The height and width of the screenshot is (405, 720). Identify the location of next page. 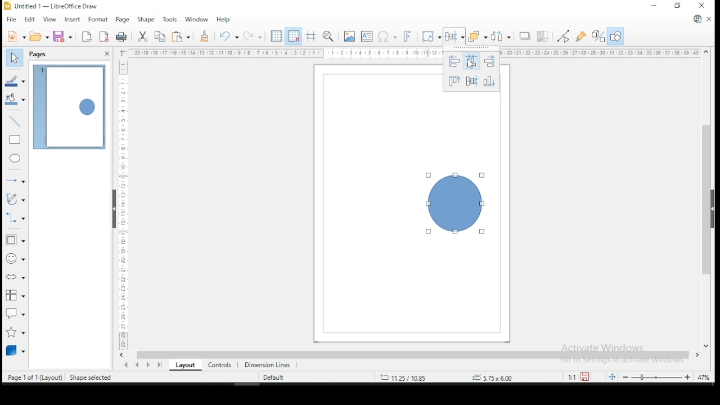
(151, 364).